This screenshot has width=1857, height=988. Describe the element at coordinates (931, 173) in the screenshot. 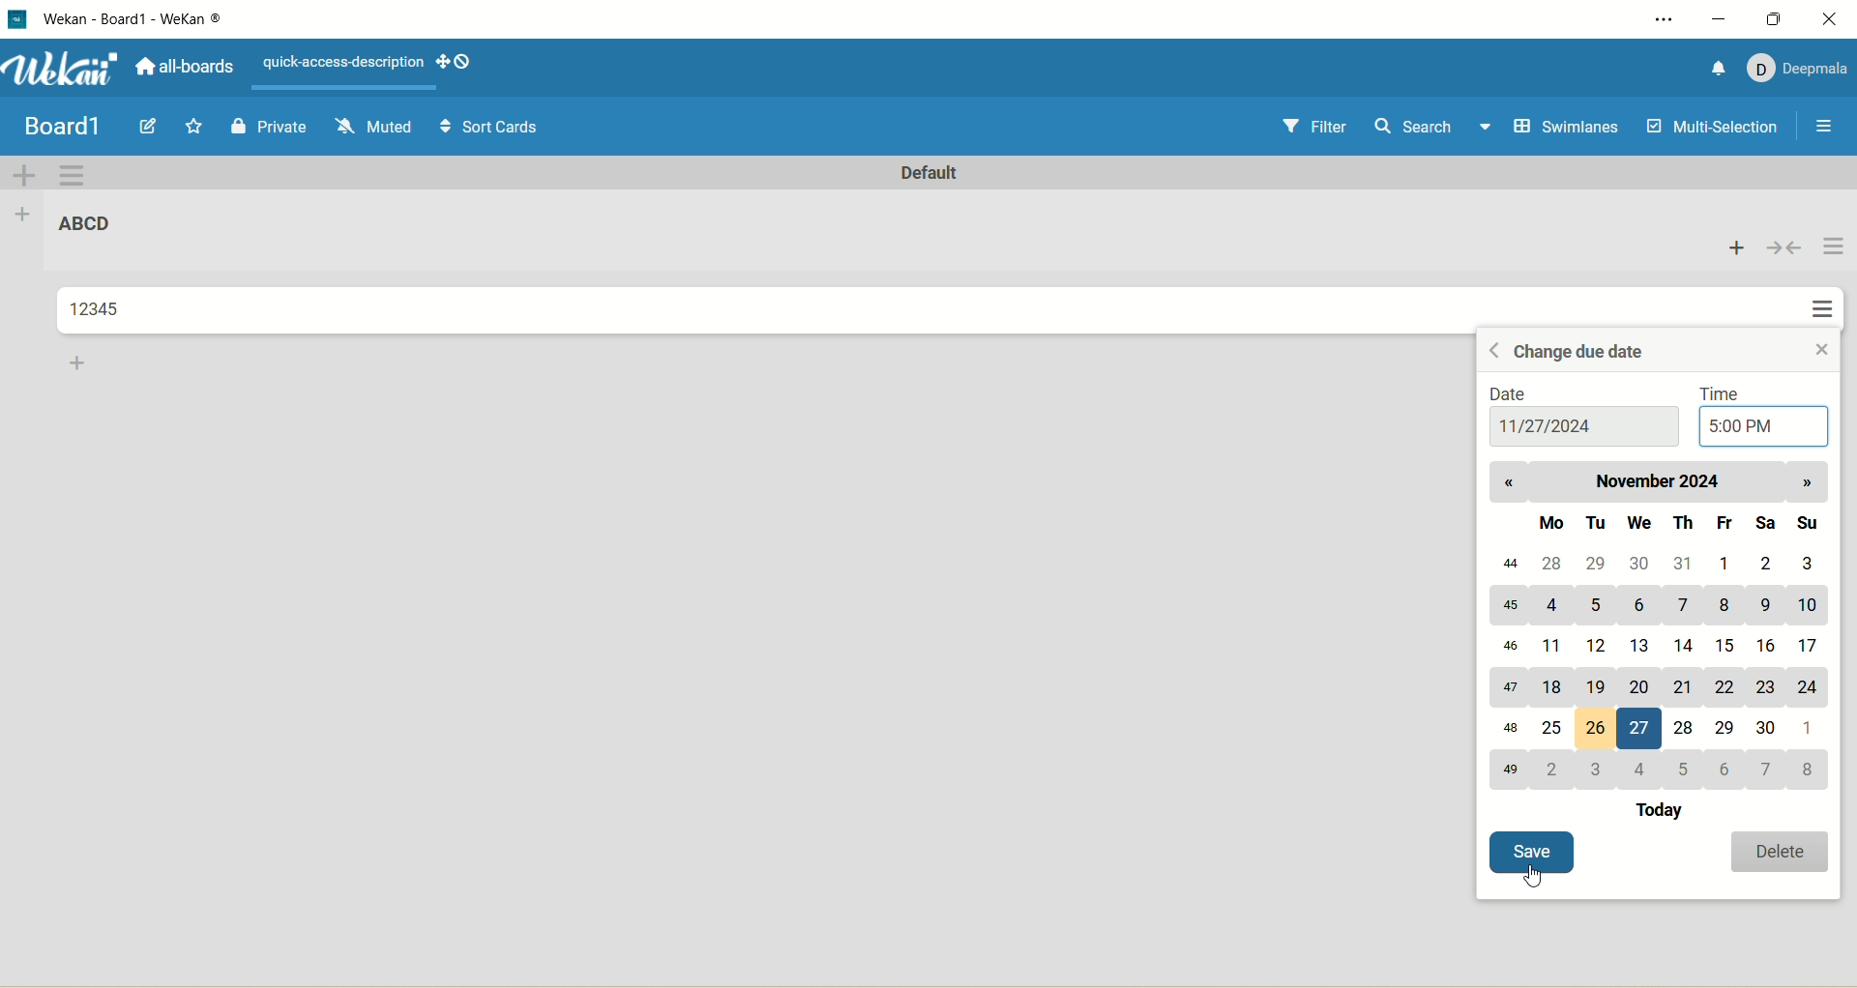

I see `default` at that location.